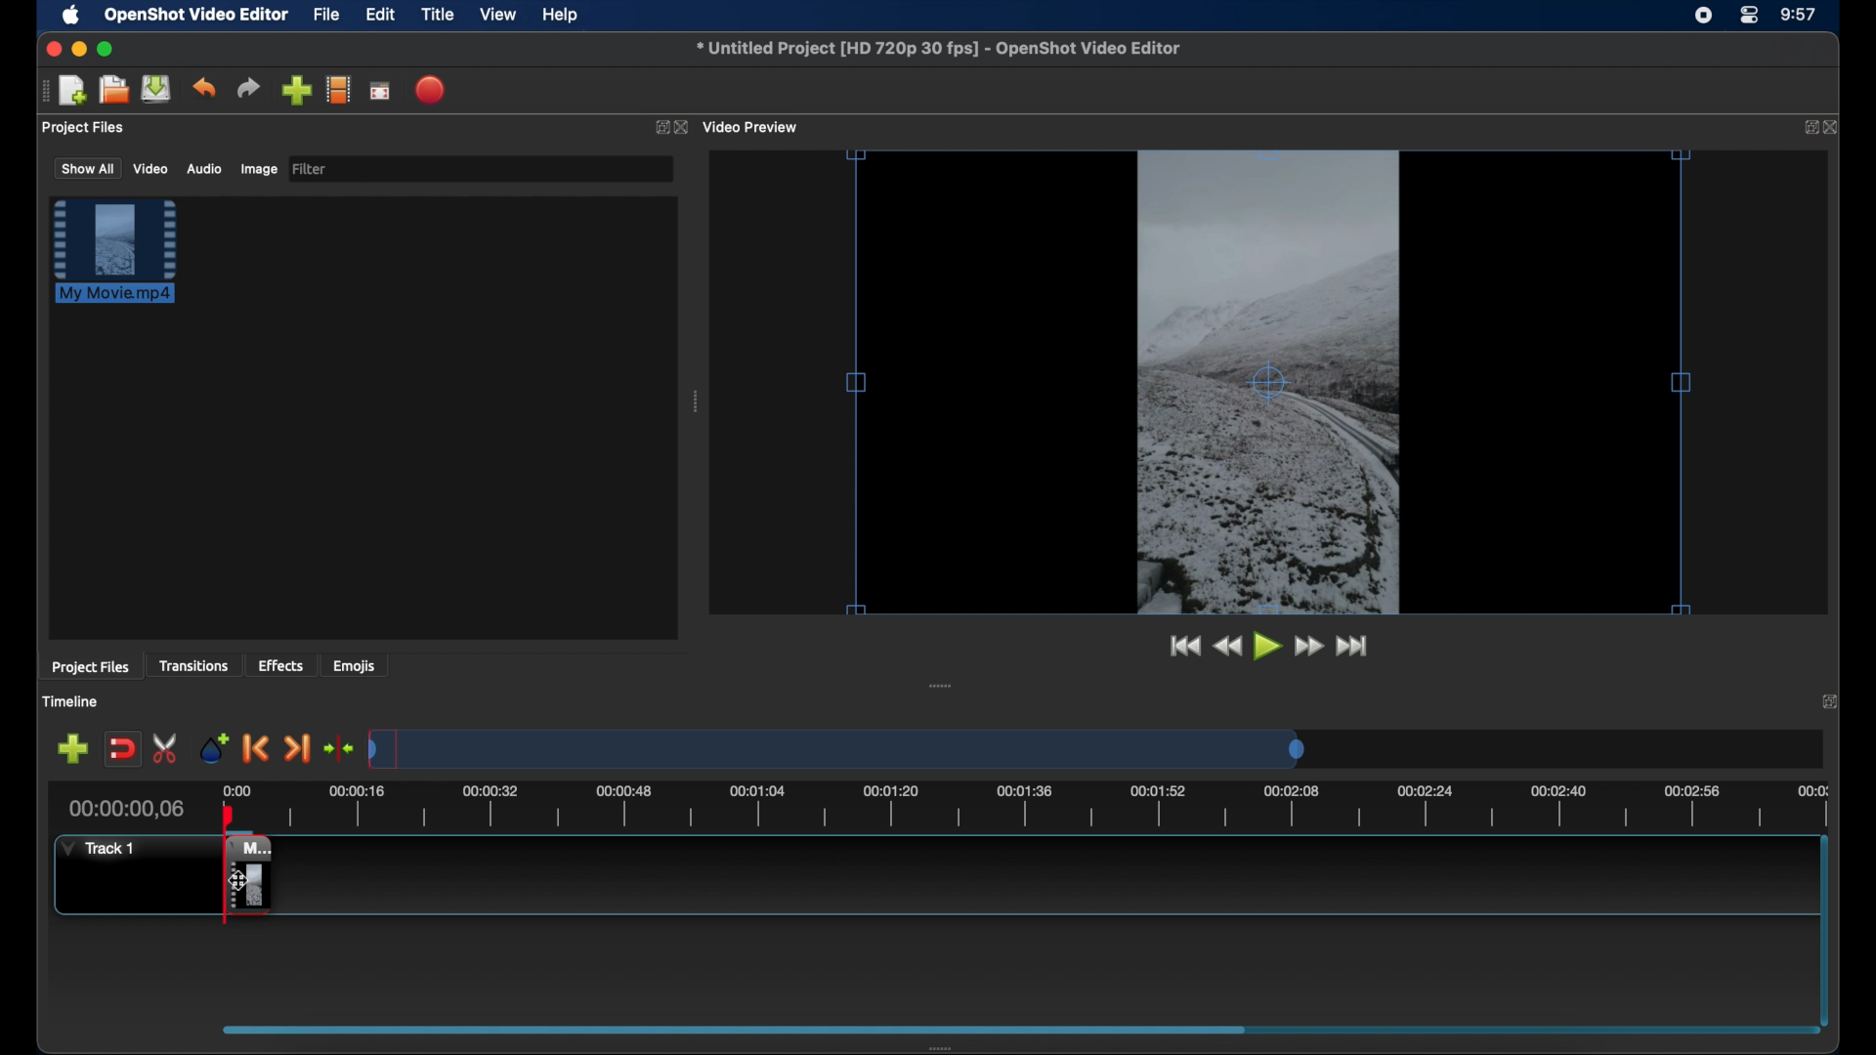  Describe the element at coordinates (86, 167) in the screenshot. I see `show all` at that location.